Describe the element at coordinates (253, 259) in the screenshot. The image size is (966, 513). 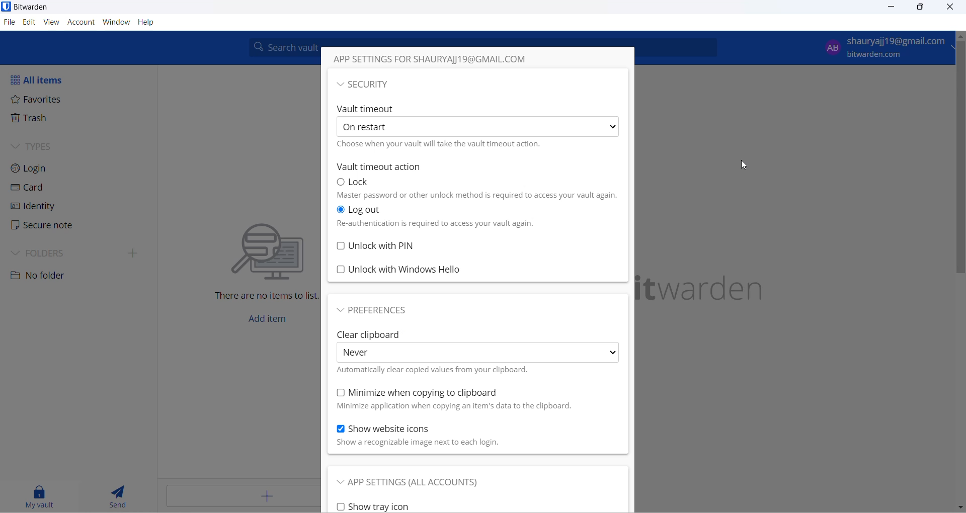
I see `text and graphics` at that location.